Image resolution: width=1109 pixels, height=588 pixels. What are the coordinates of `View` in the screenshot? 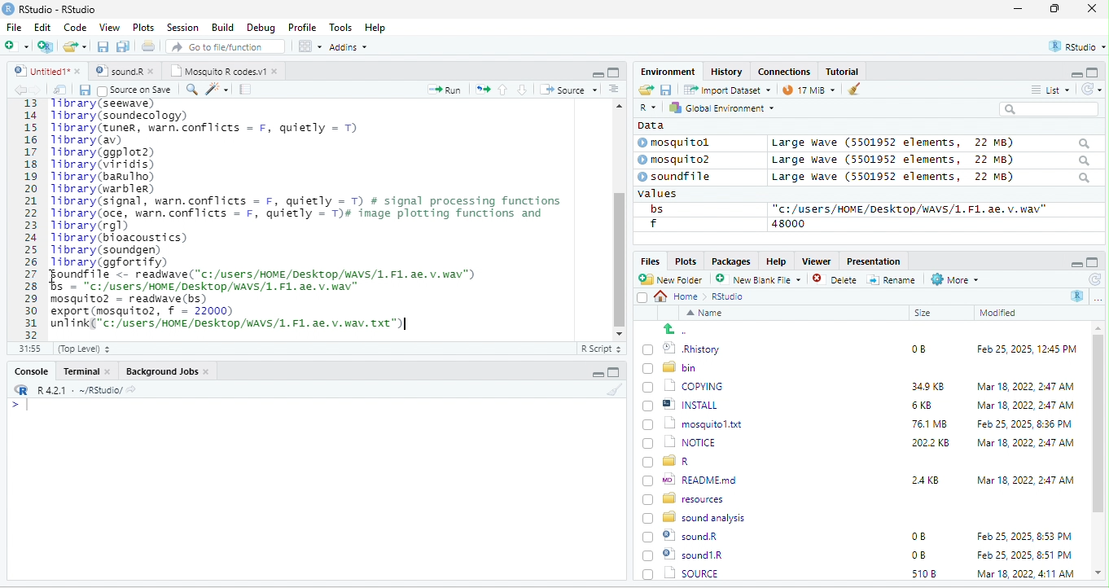 It's located at (108, 29).